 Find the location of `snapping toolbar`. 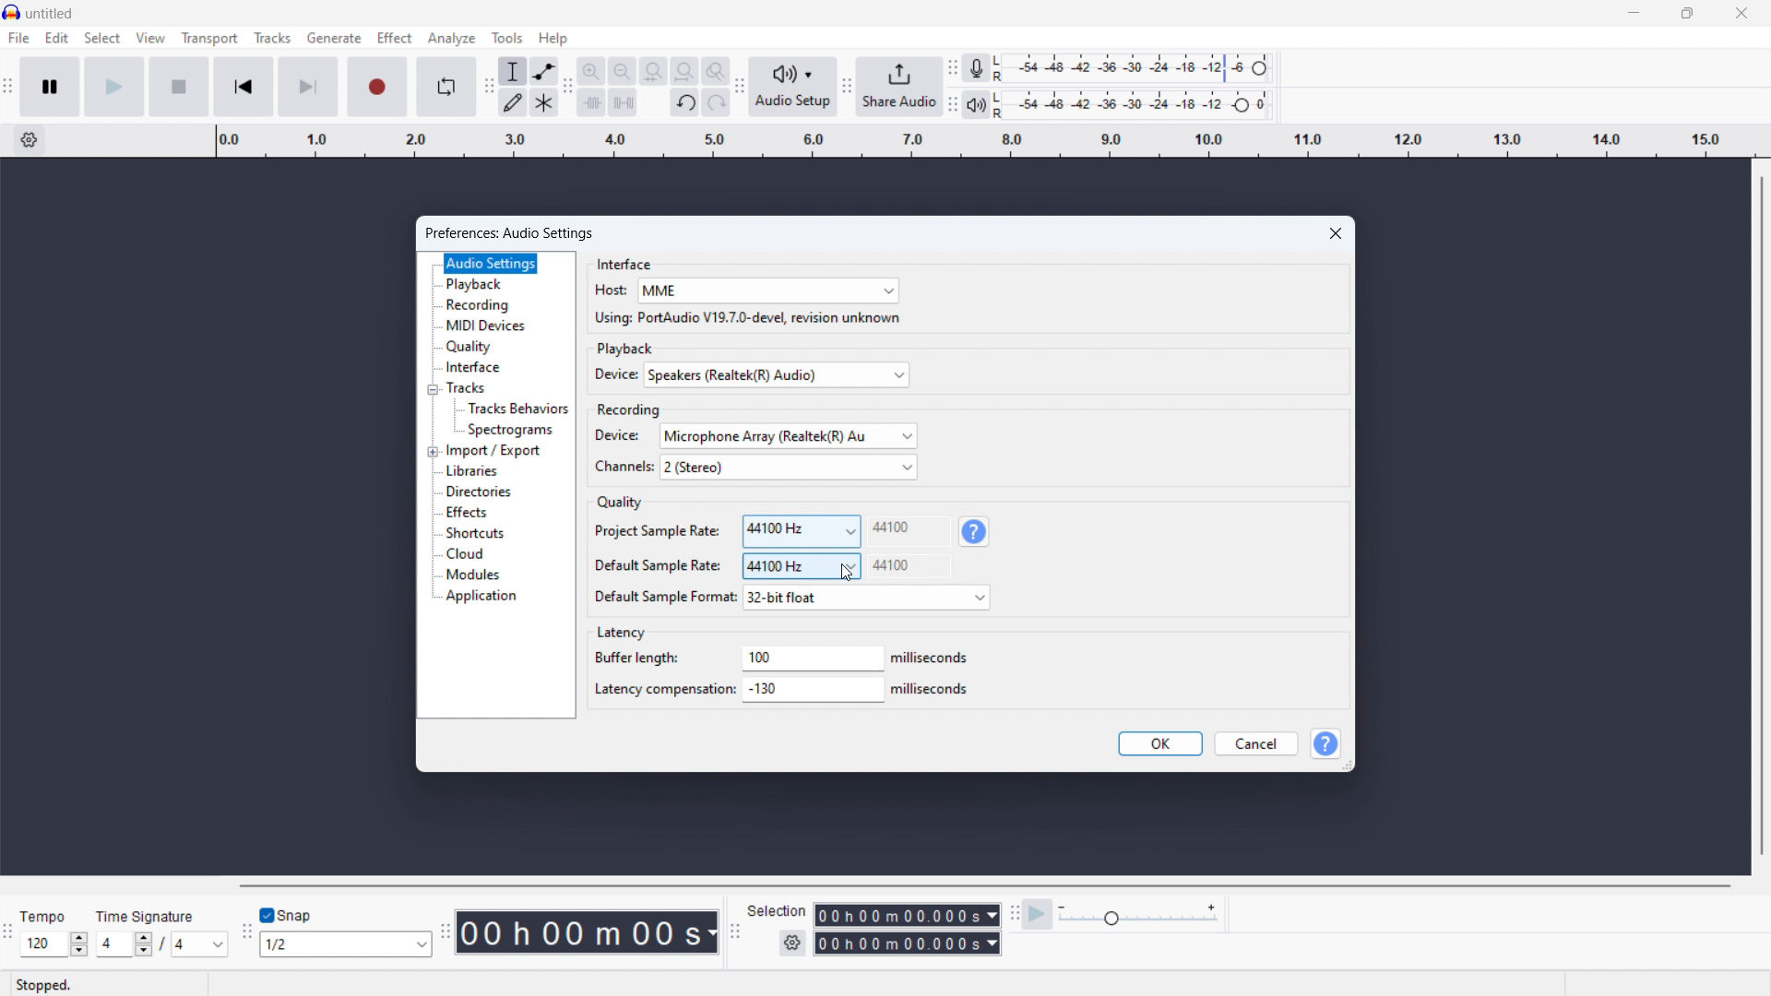

snapping toolbar is located at coordinates (244, 934).